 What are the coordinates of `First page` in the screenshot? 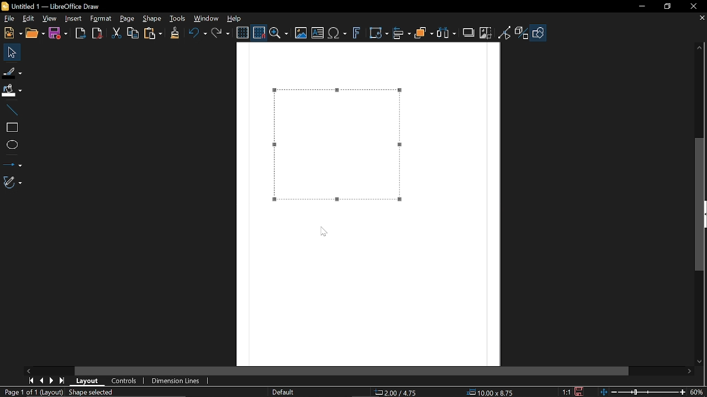 It's located at (31, 380).